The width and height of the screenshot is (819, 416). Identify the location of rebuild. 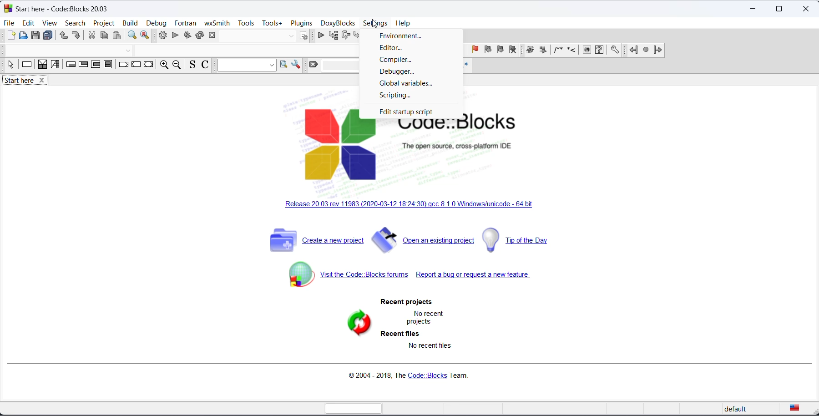
(199, 35).